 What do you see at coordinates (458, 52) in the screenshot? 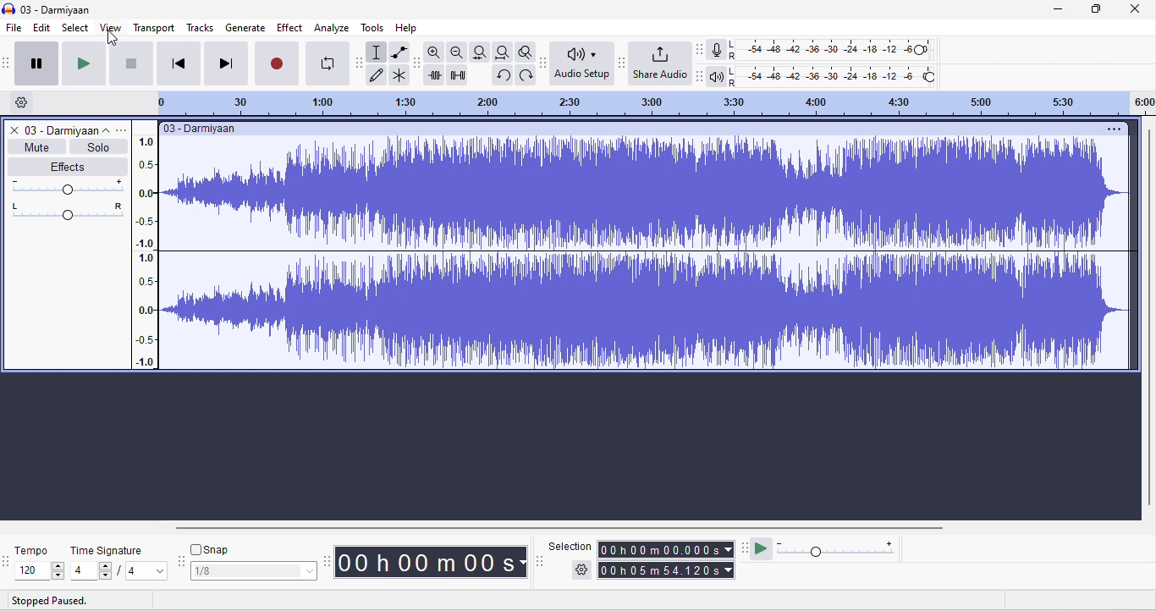
I see `zoom out` at bounding box center [458, 52].